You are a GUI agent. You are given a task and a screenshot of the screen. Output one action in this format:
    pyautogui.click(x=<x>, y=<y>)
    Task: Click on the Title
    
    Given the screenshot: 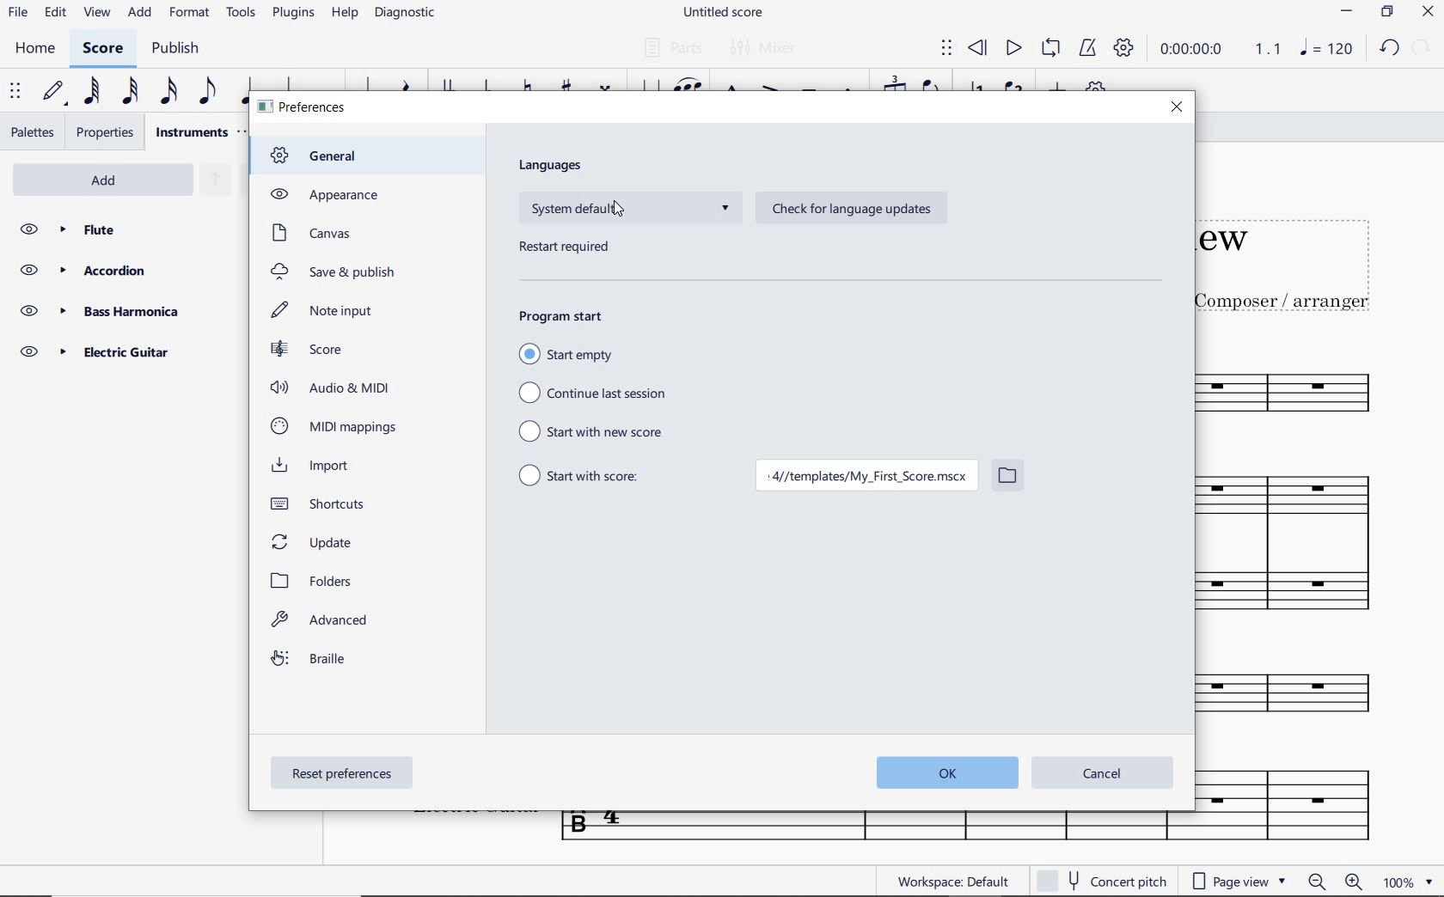 What is the action you would take?
    pyautogui.click(x=1304, y=256)
    